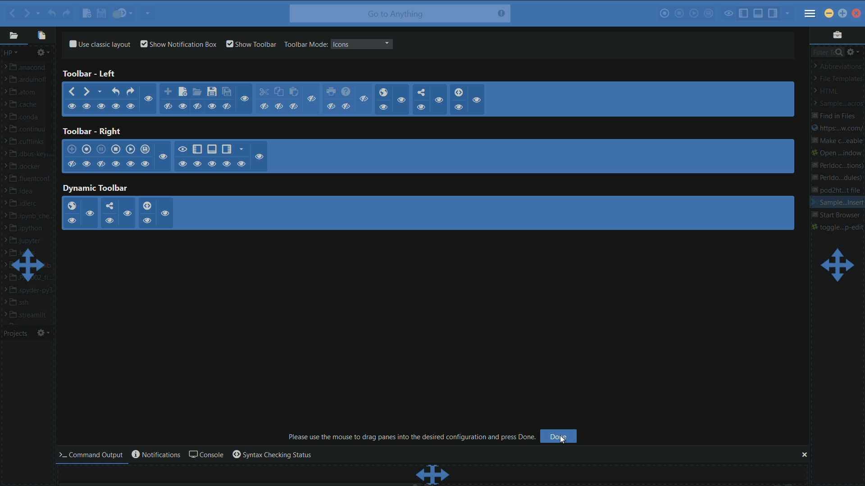 The width and height of the screenshot is (865, 486). Describe the element at coordinates (834, 116) in the screenshot. I see `find in files` at that location.